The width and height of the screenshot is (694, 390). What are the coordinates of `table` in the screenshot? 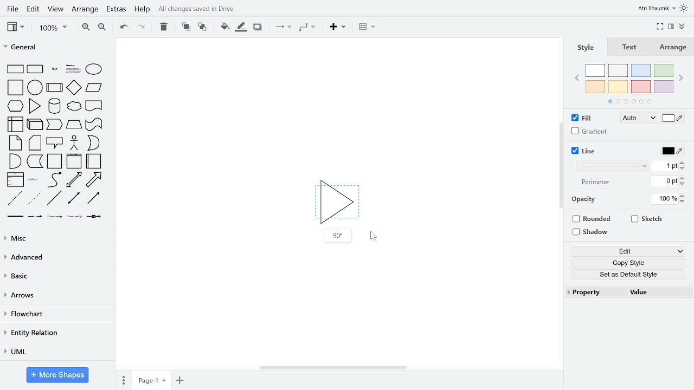 It's located at (368, 28).